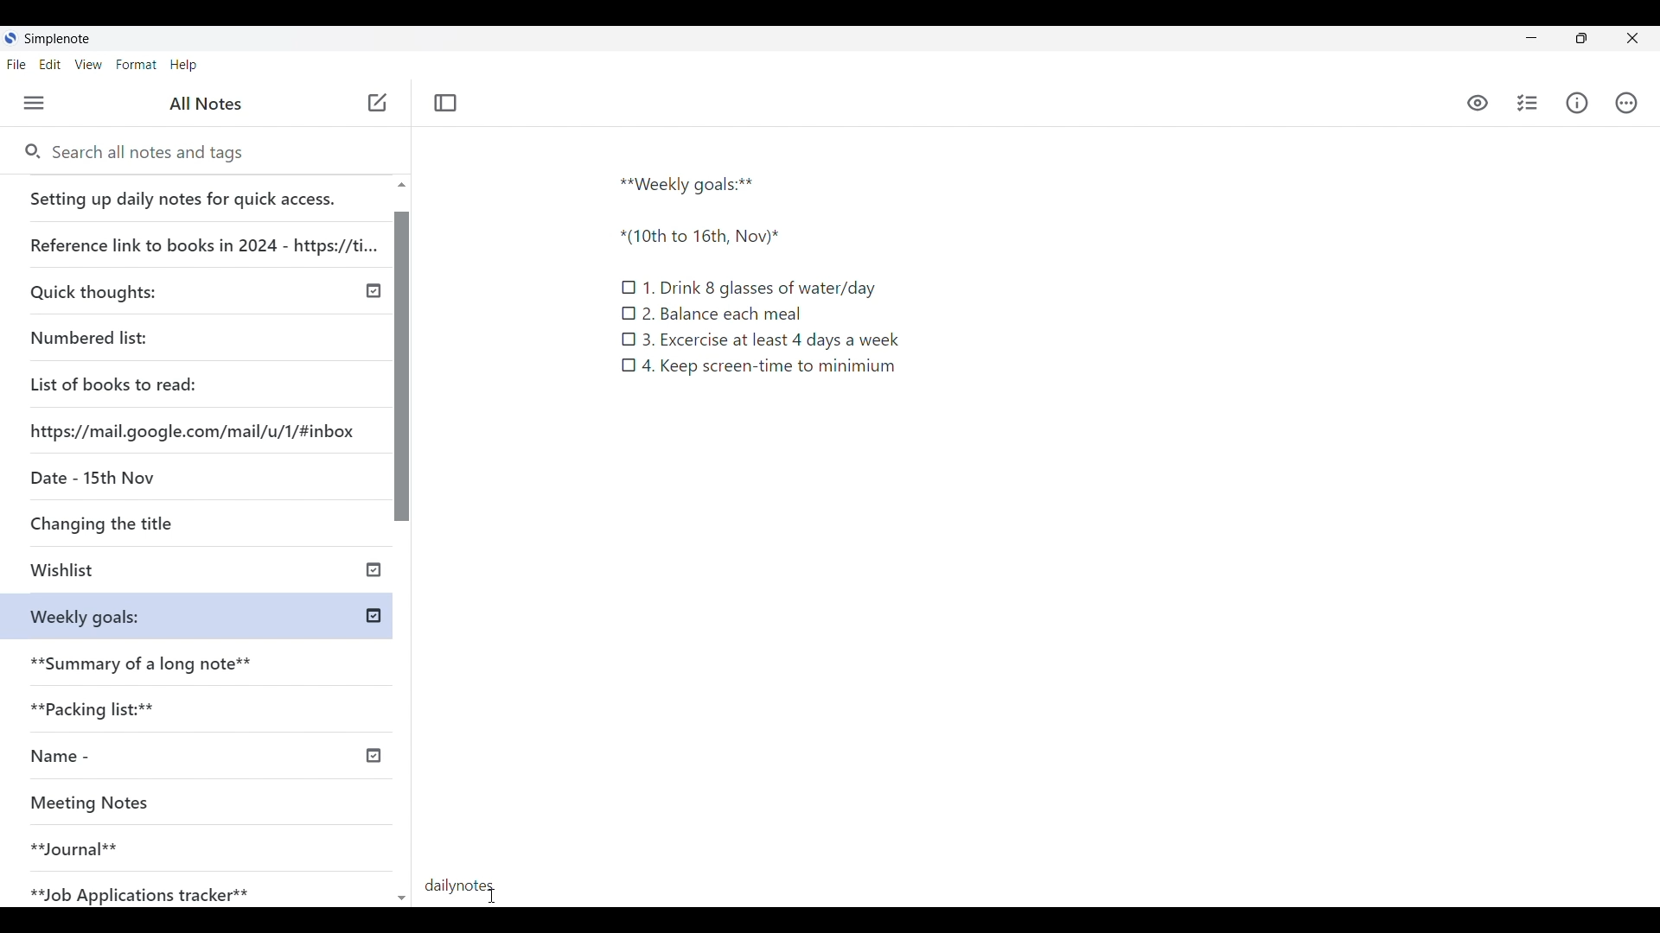  Describe the element at coordinates (204, 706) in the screenshot. I see `Packing lists` at that location.